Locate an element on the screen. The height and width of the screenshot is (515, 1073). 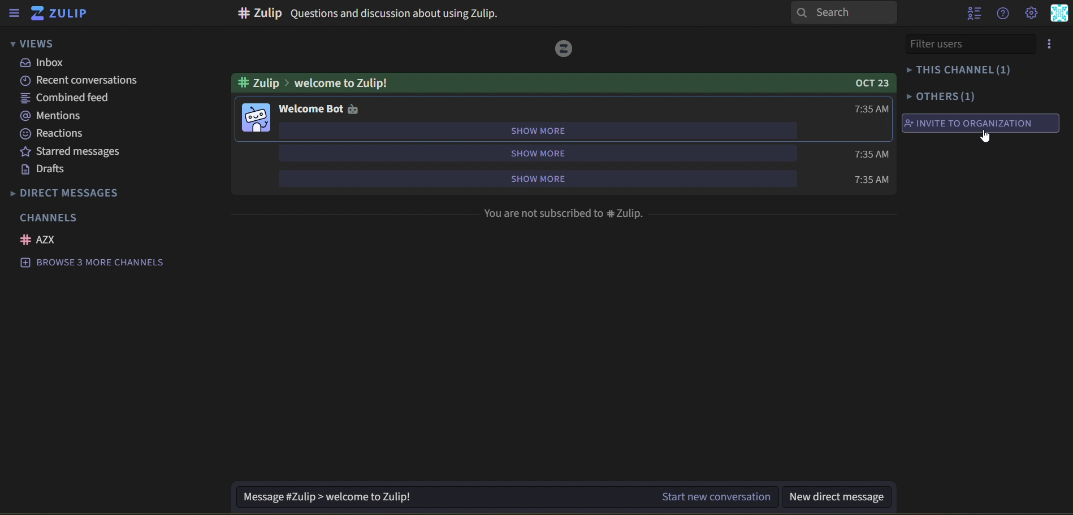
hide user list is located at coordinates (971, 15).